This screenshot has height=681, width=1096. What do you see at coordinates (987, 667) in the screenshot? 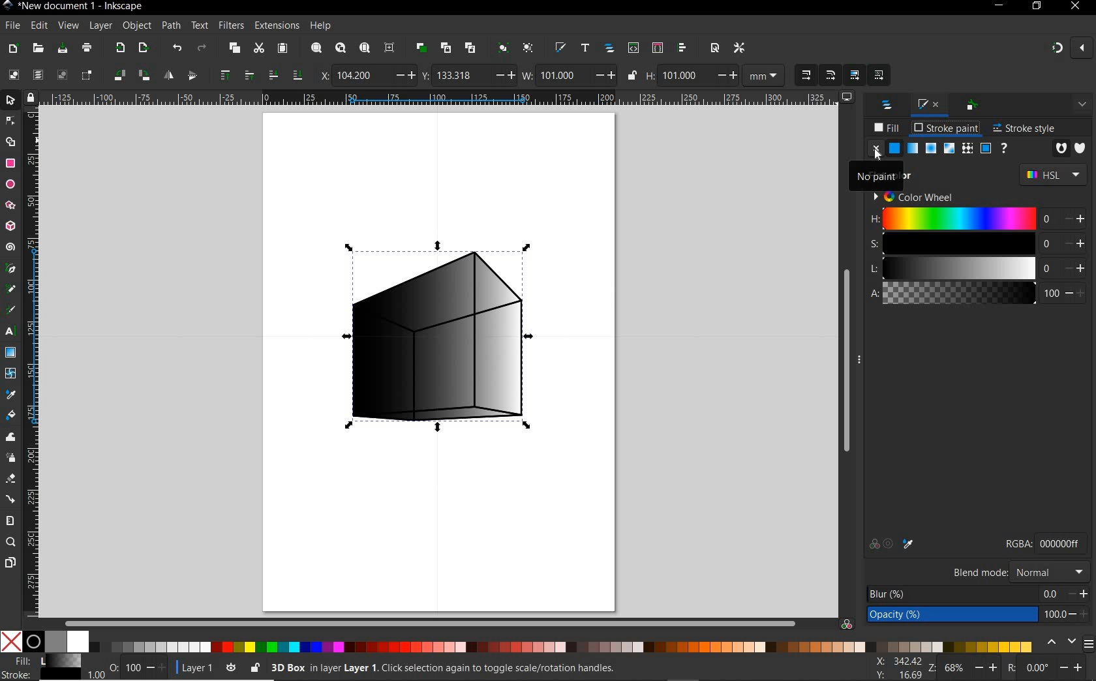
I see `increase/decrease` at bounding box center [987, 667].